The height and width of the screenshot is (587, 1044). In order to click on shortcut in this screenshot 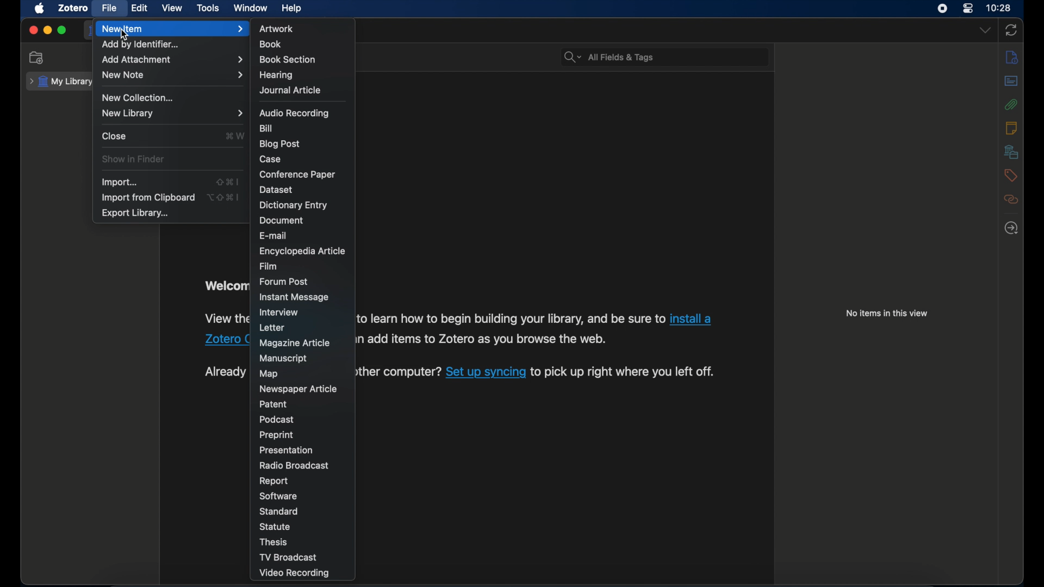, I will do `click(224, 196)`.